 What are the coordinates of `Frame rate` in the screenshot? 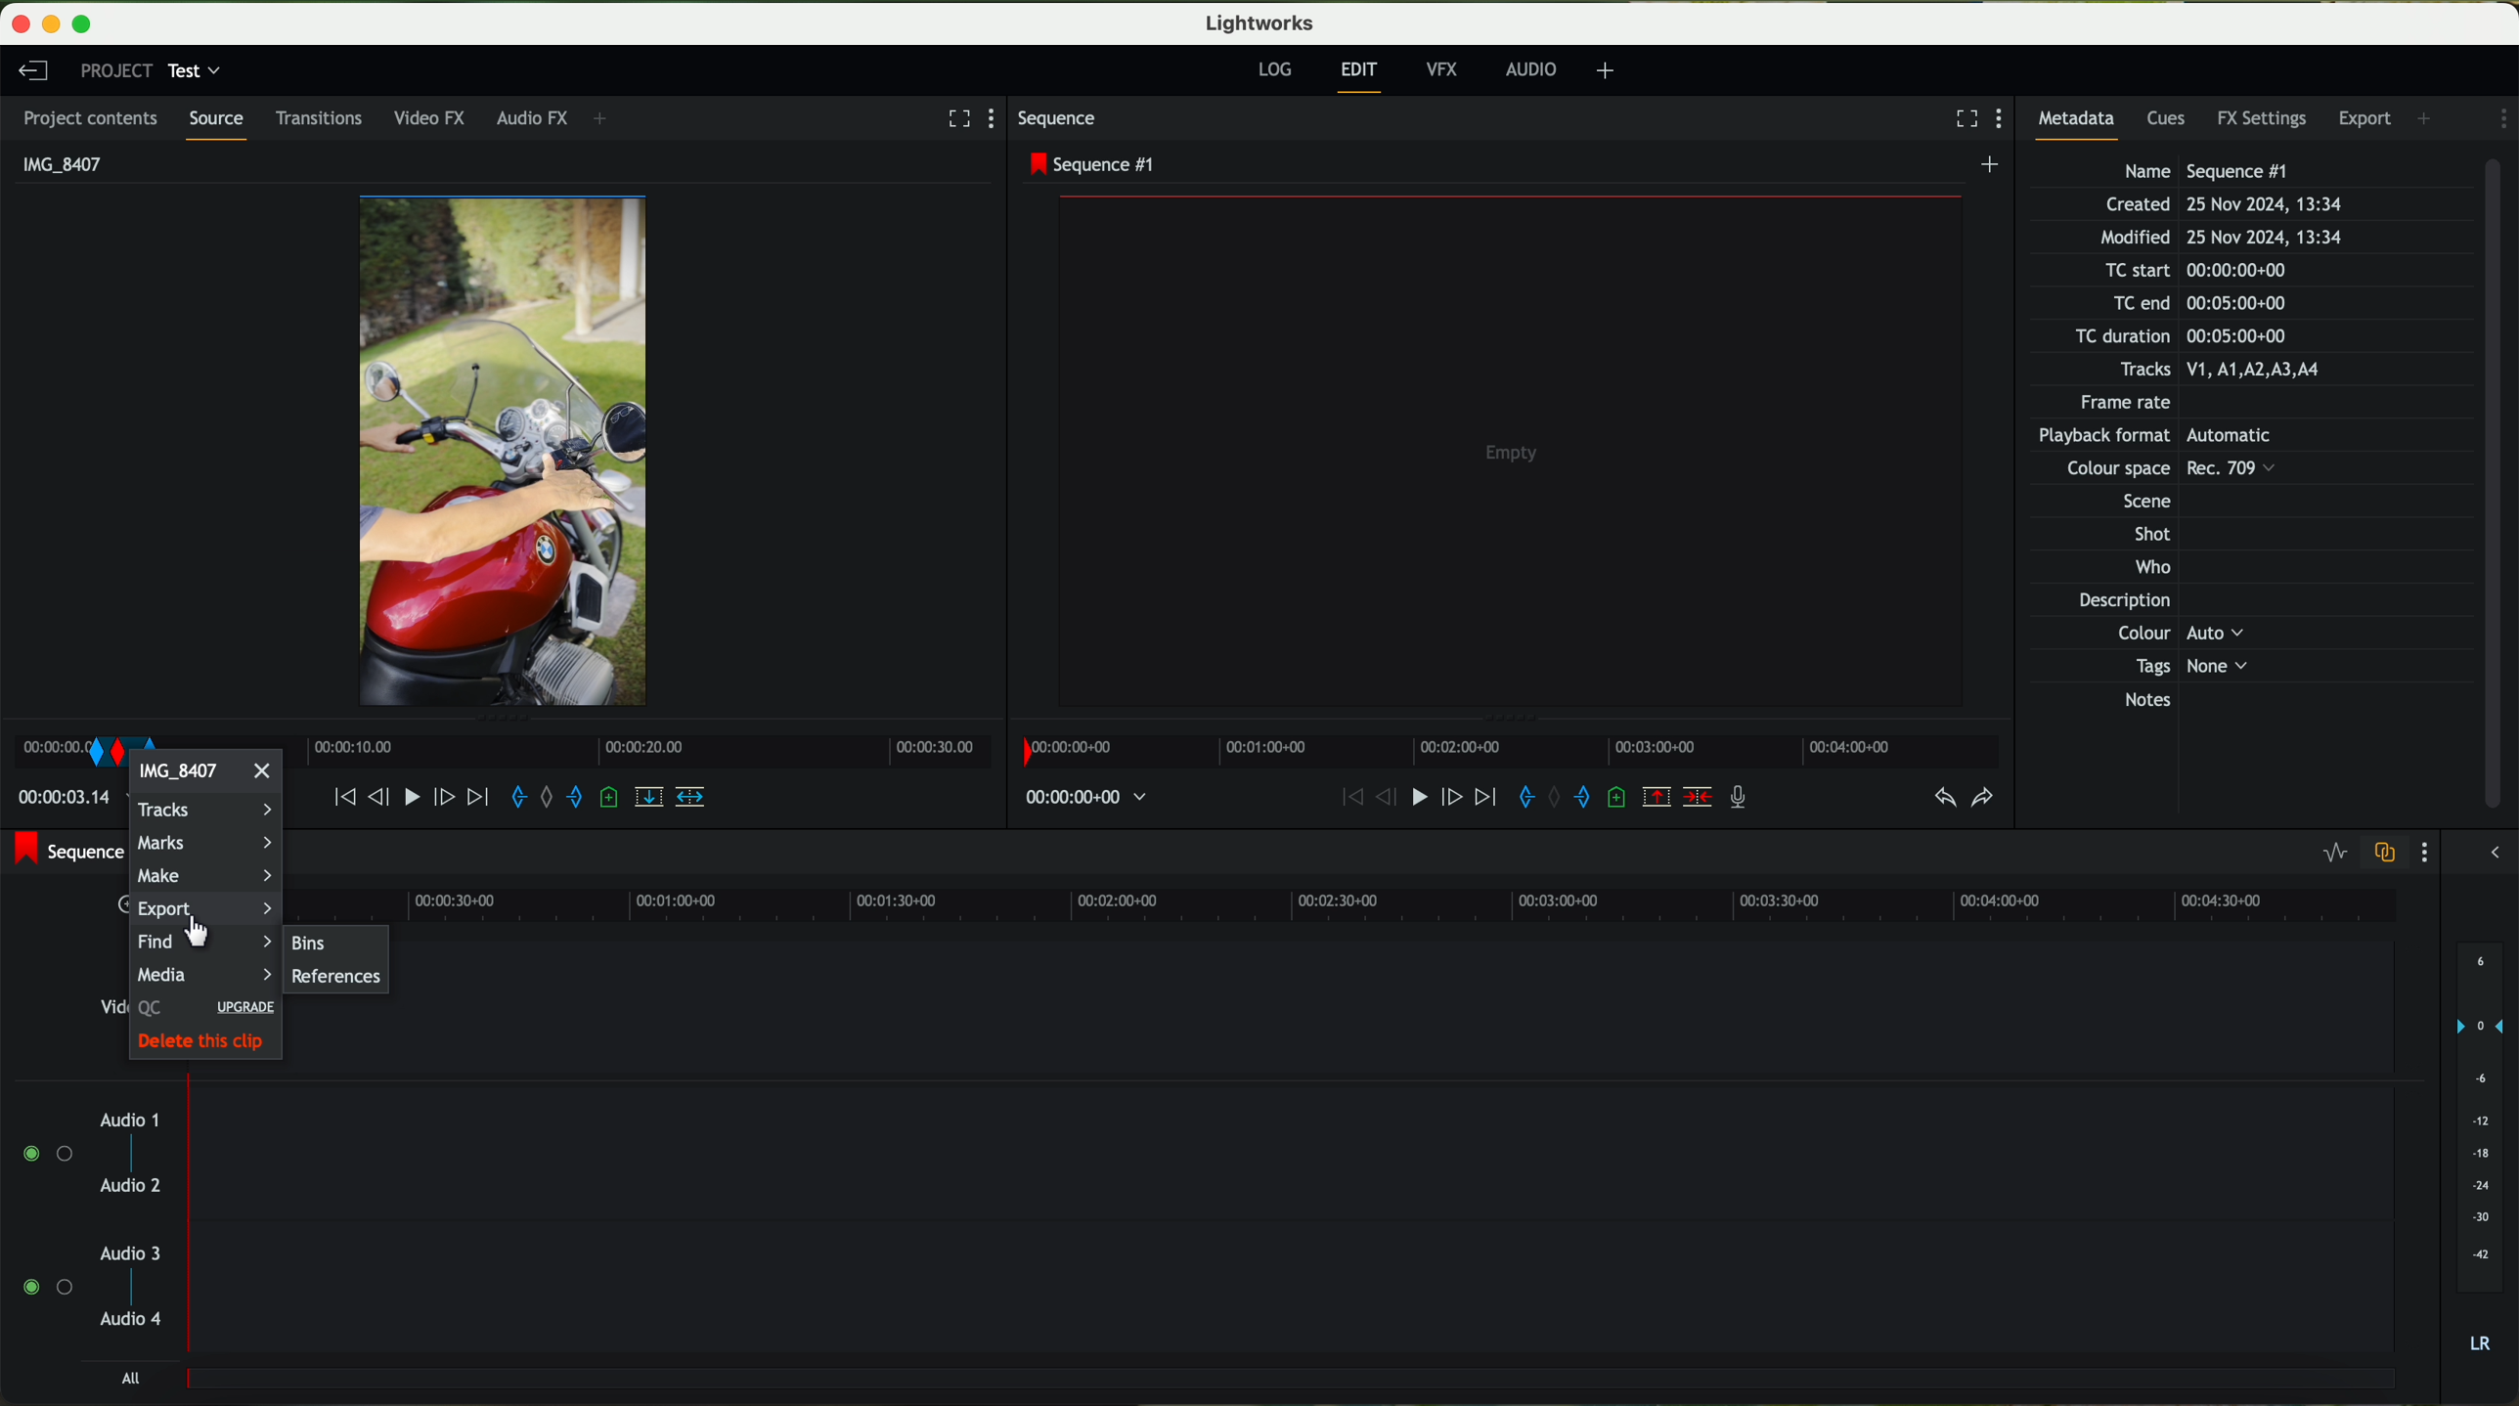 It's located at (2131, 406).